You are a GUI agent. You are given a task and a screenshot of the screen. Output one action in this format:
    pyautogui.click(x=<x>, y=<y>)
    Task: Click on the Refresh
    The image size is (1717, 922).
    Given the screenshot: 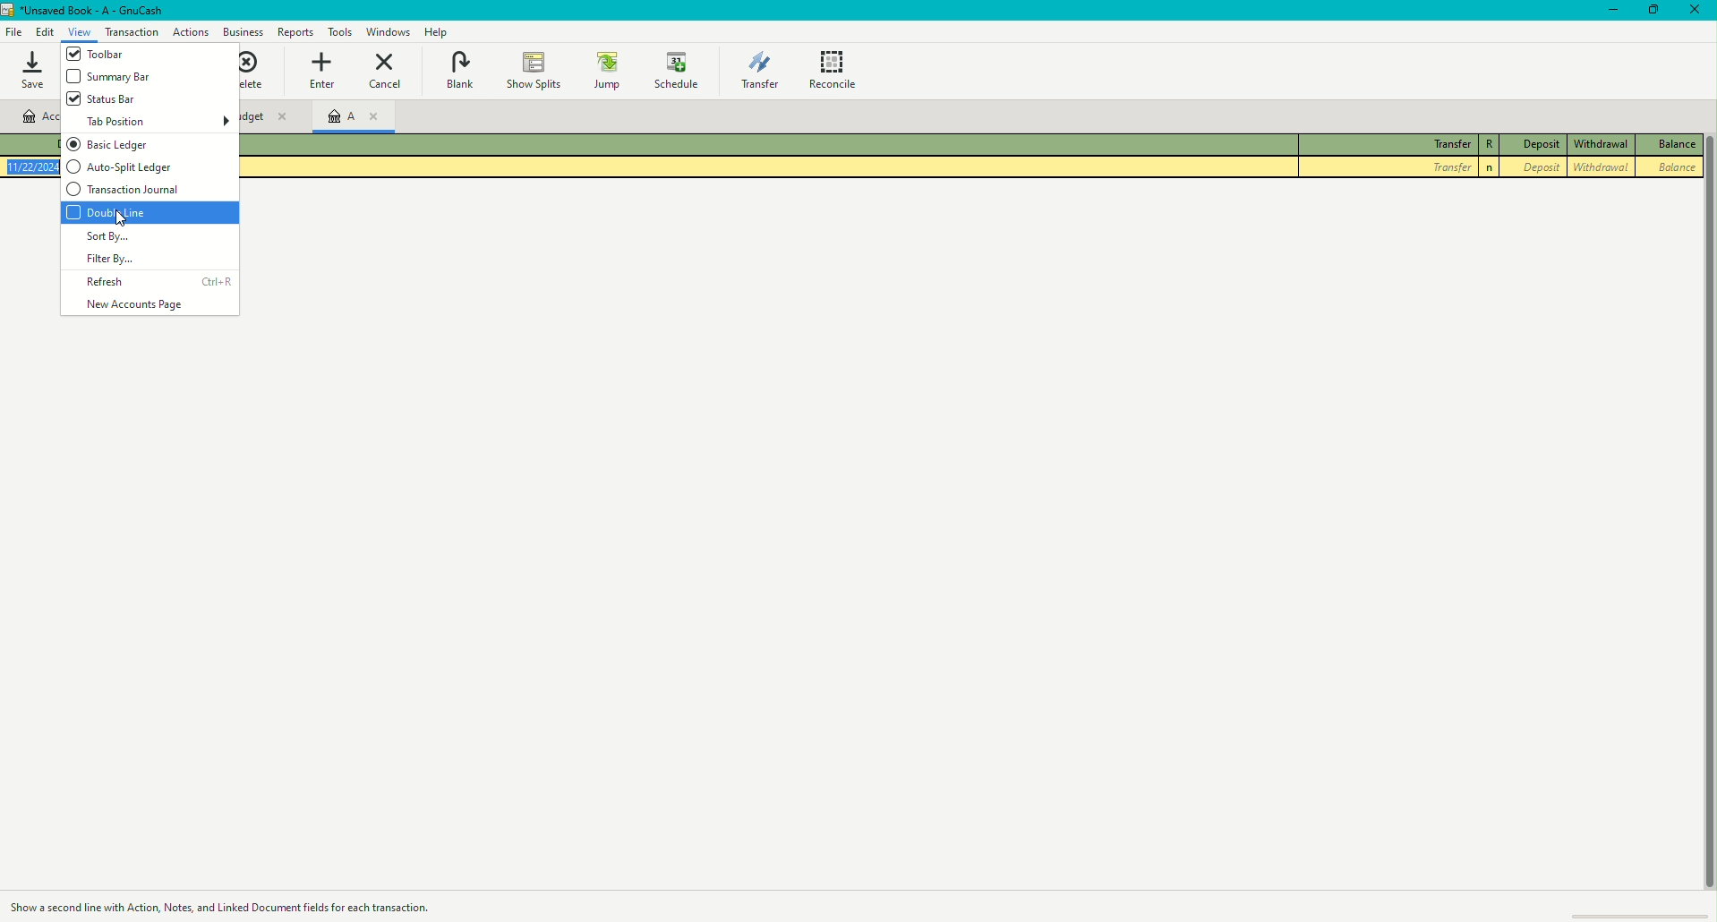 What is the action you would take?
    pyautogui.click(x=152, y=283)
    